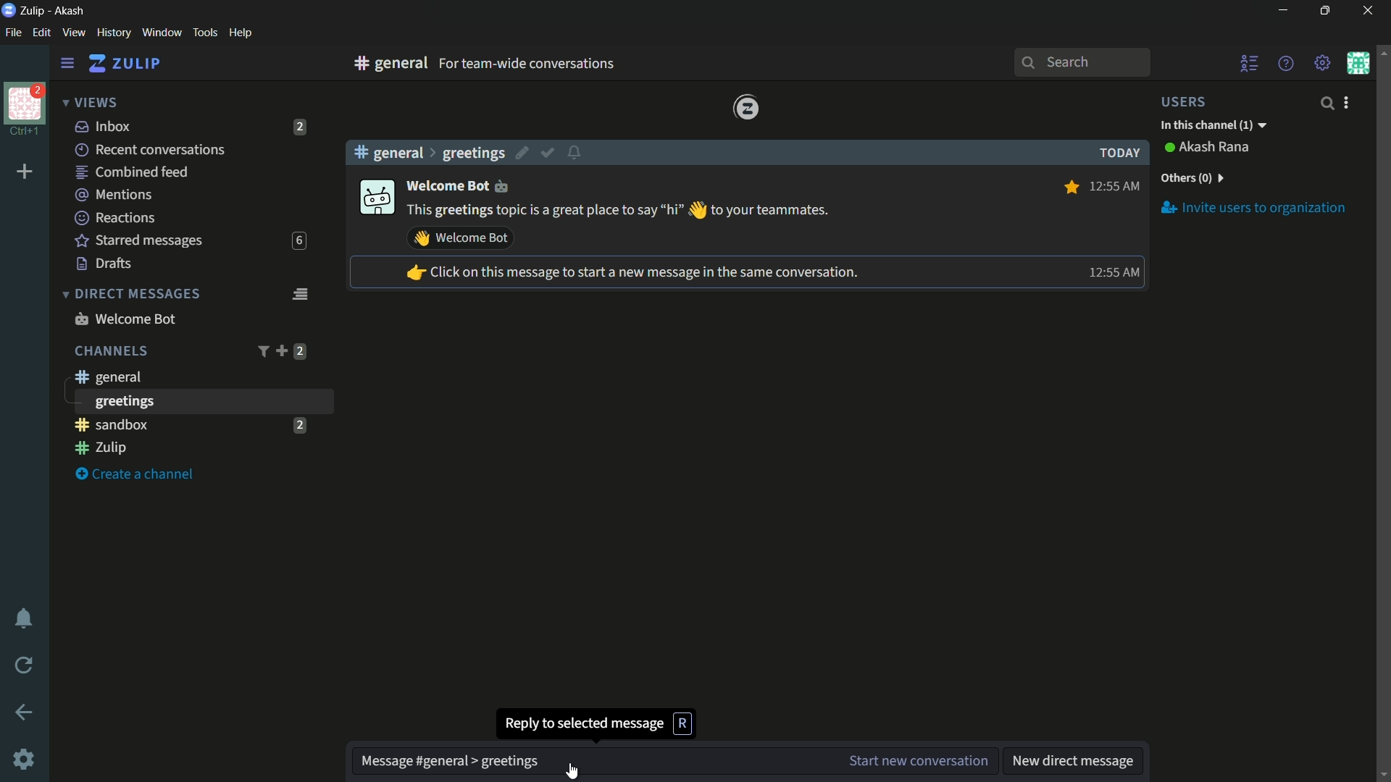 The width and height of the screenshot is (1391, 782). Describe the element at coordinates (138, 475) in the screenshot. I see `create a channel` at that location.